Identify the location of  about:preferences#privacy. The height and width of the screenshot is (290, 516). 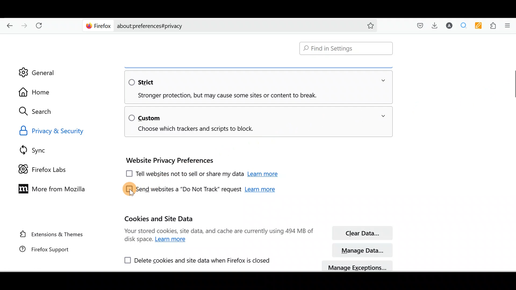
(237, 26).